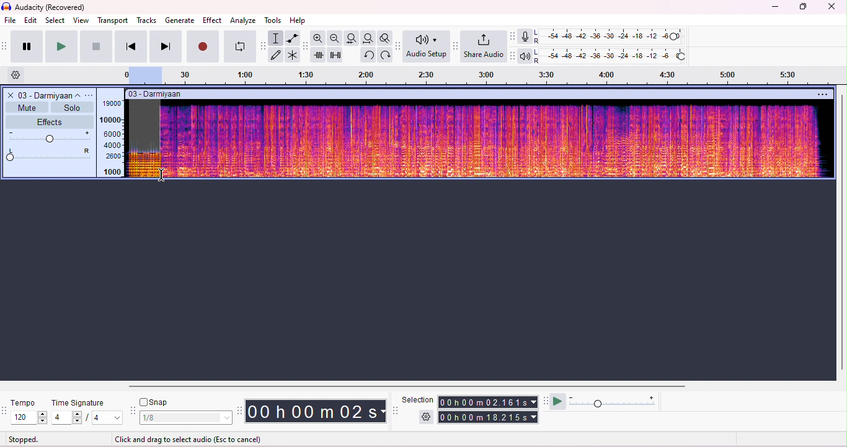  I want to click on tracks, so click(147, 21).